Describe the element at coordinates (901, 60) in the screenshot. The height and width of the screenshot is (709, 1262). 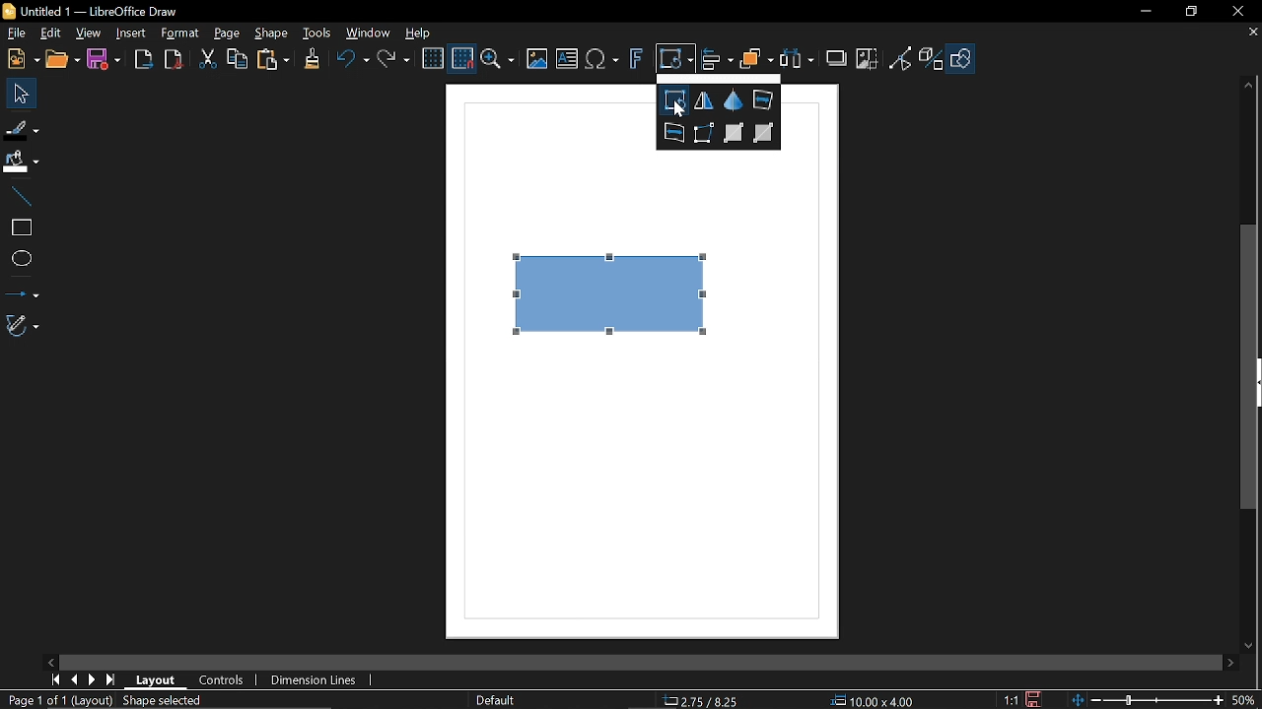
I see `Toggle ` at that location.